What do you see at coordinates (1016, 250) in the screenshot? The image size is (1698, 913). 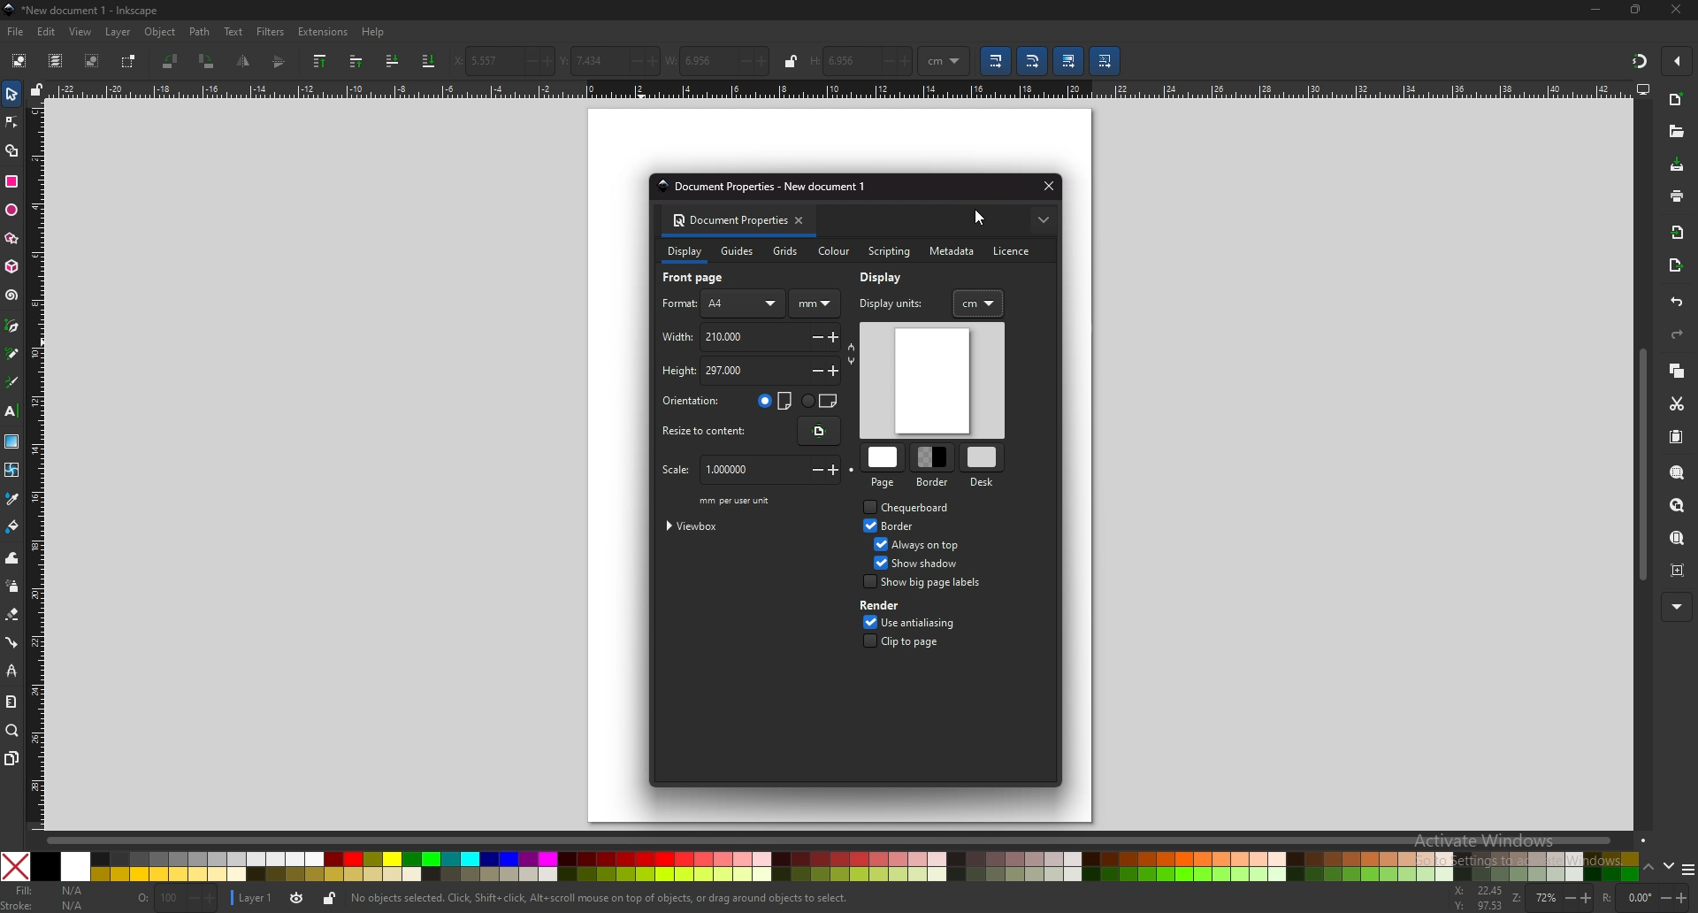 I see `license` at bounding box center [1016, 250].